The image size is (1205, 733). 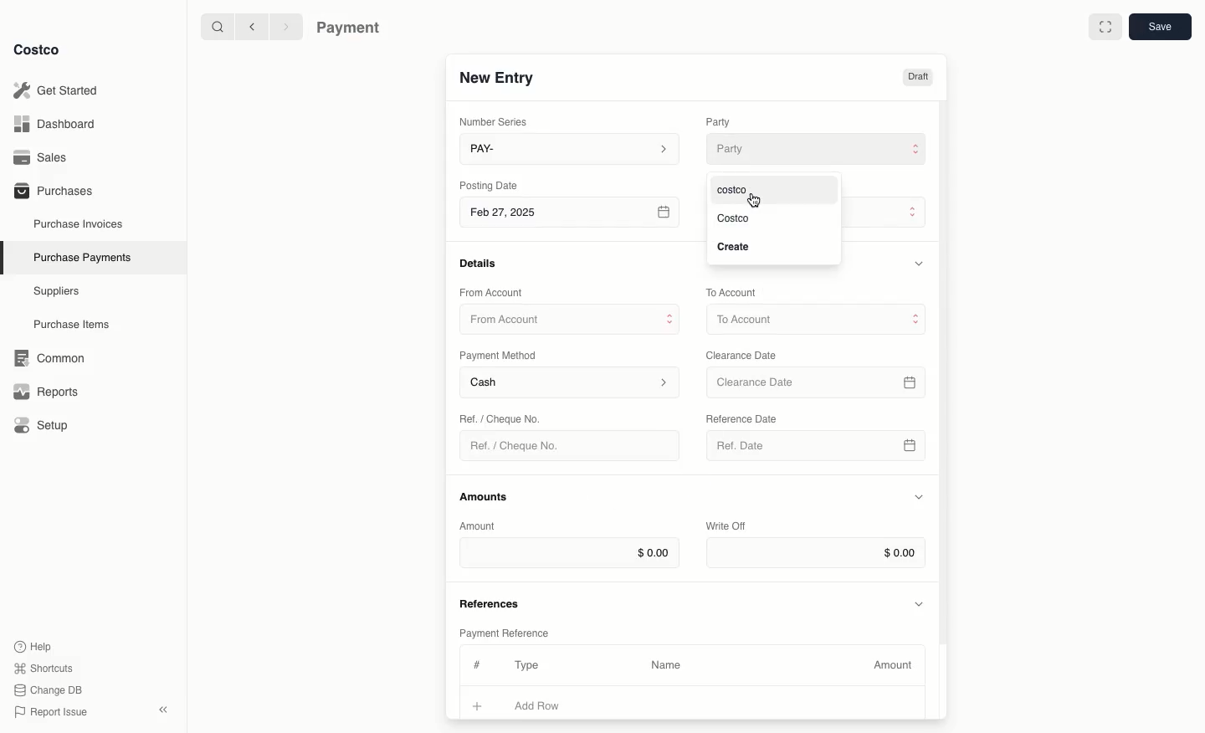 I want to click on Hide, so click(x=919, y=498).